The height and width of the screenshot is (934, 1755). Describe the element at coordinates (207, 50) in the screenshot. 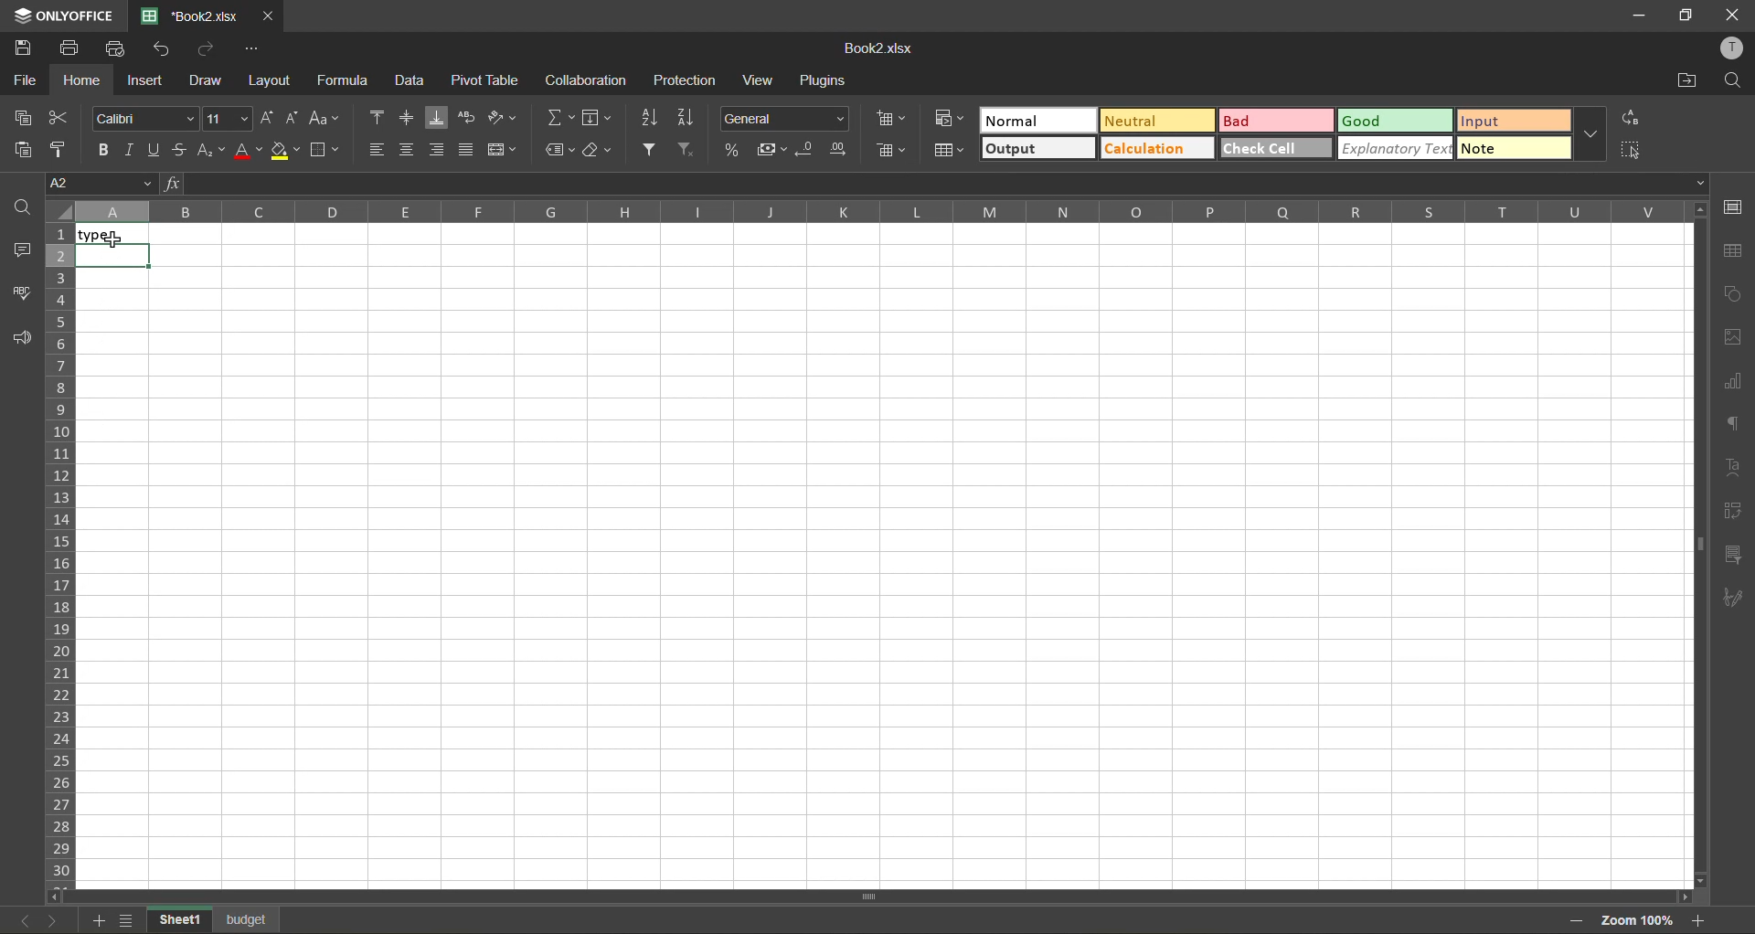

I see `redo` at that location.